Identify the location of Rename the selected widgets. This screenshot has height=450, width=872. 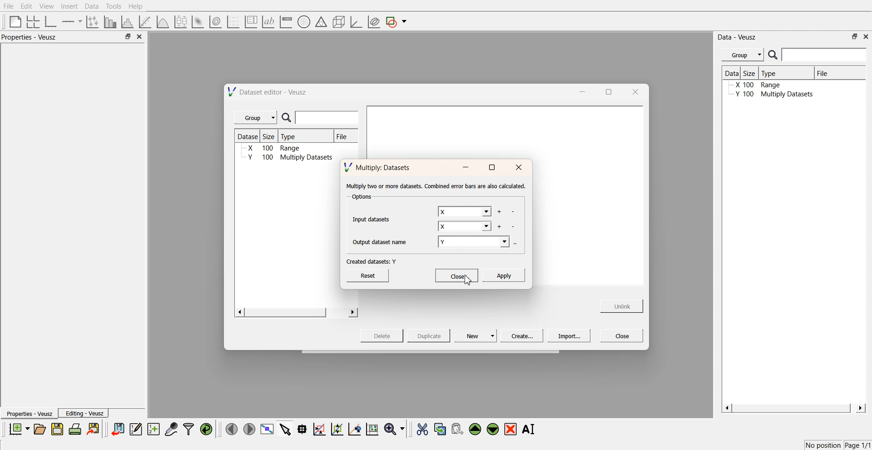
(530, 429).